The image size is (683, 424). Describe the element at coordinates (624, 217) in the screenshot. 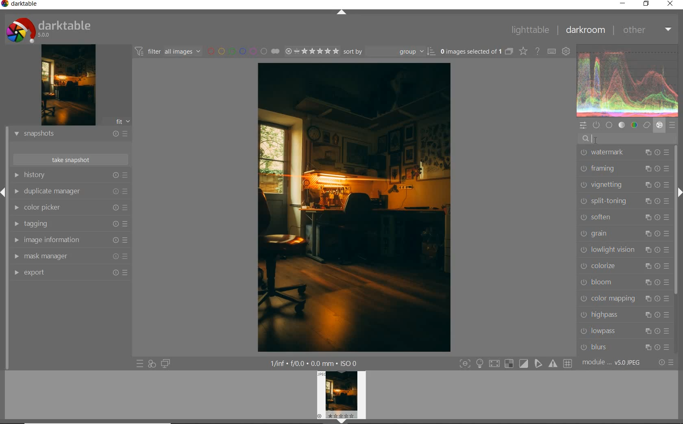

I see `soften` at that location.